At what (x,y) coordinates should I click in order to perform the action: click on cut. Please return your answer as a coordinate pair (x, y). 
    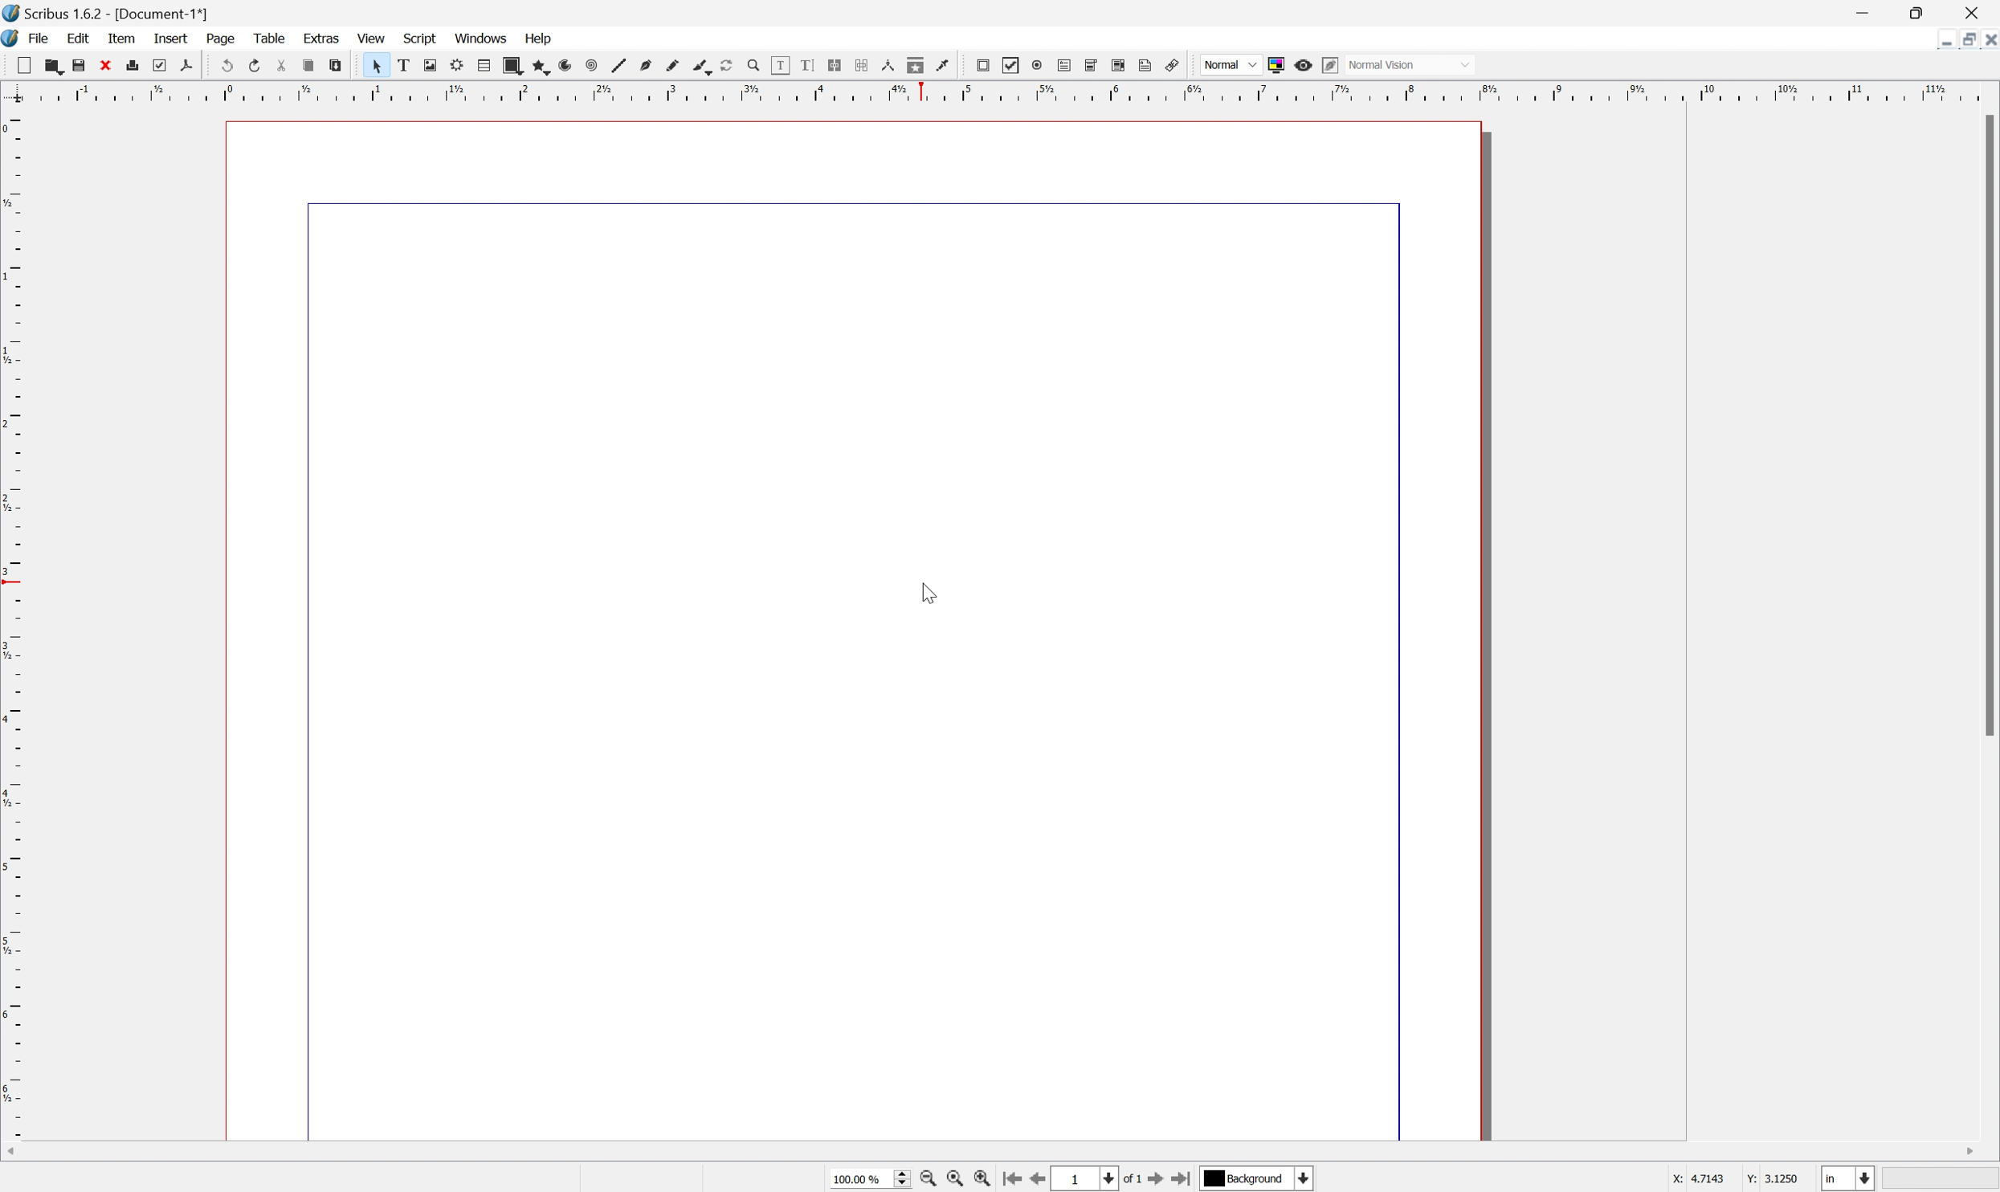
    Looking at the image, I should click on (18, 61).